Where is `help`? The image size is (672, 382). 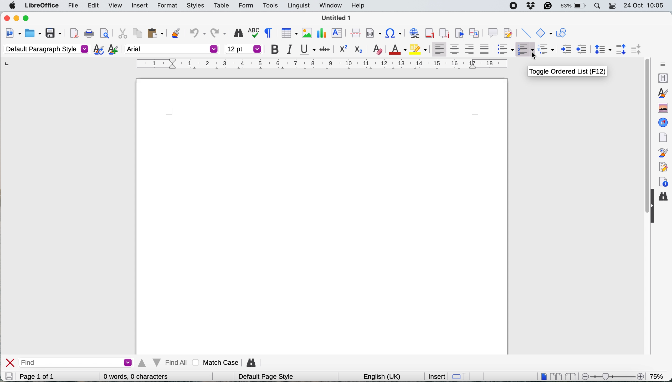
help is located at coordinates (358, 6).